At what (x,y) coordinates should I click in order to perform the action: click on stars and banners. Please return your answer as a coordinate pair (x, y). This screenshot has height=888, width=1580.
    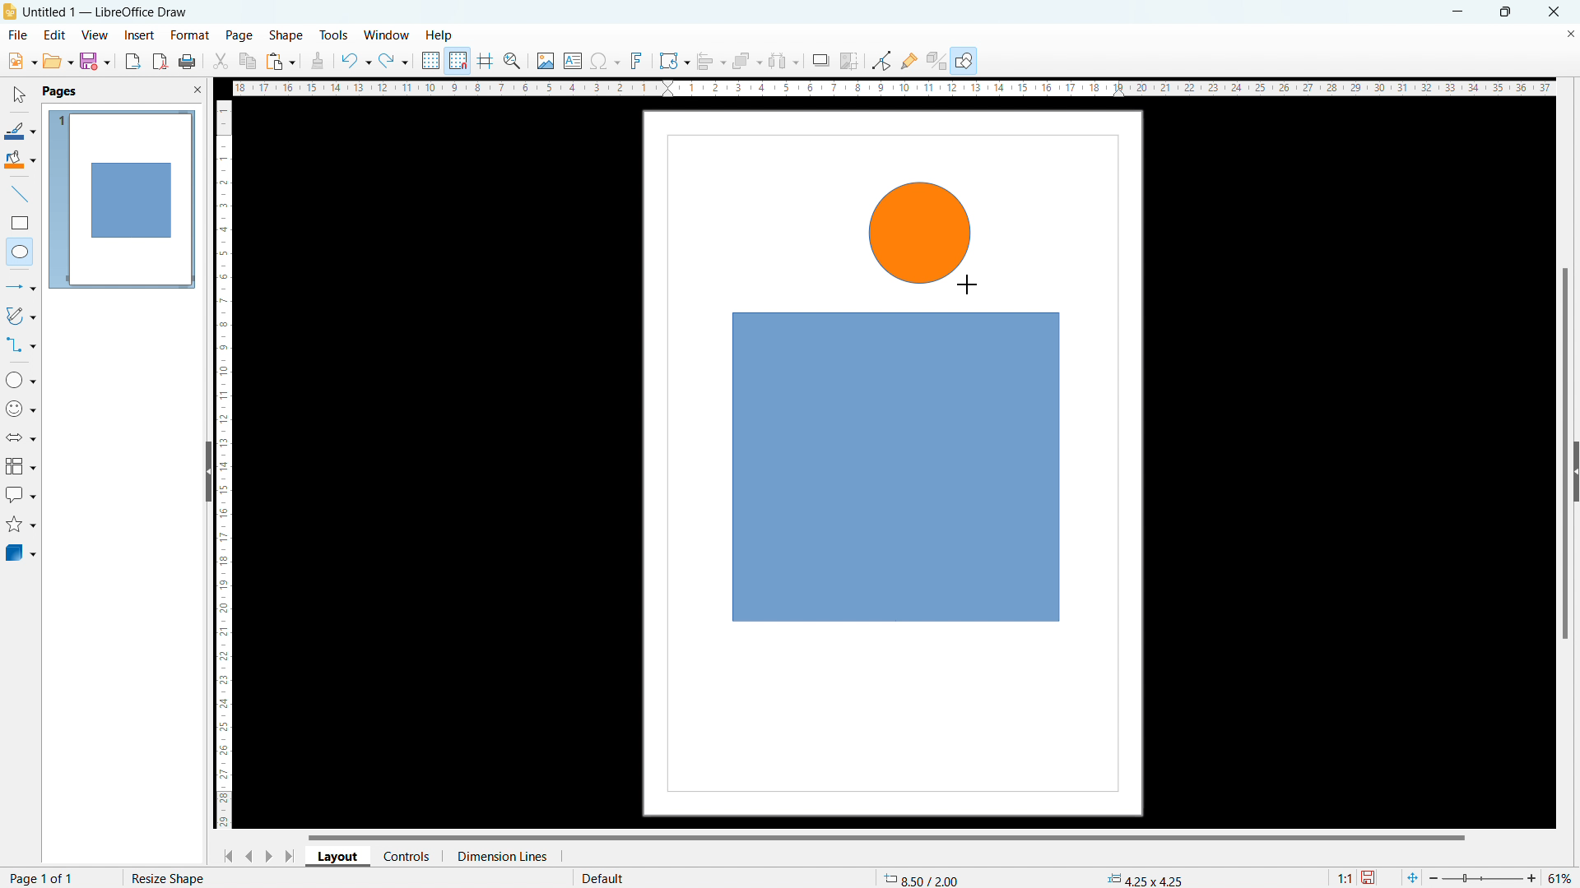
    Looking at the image, I should click on (20, 526).